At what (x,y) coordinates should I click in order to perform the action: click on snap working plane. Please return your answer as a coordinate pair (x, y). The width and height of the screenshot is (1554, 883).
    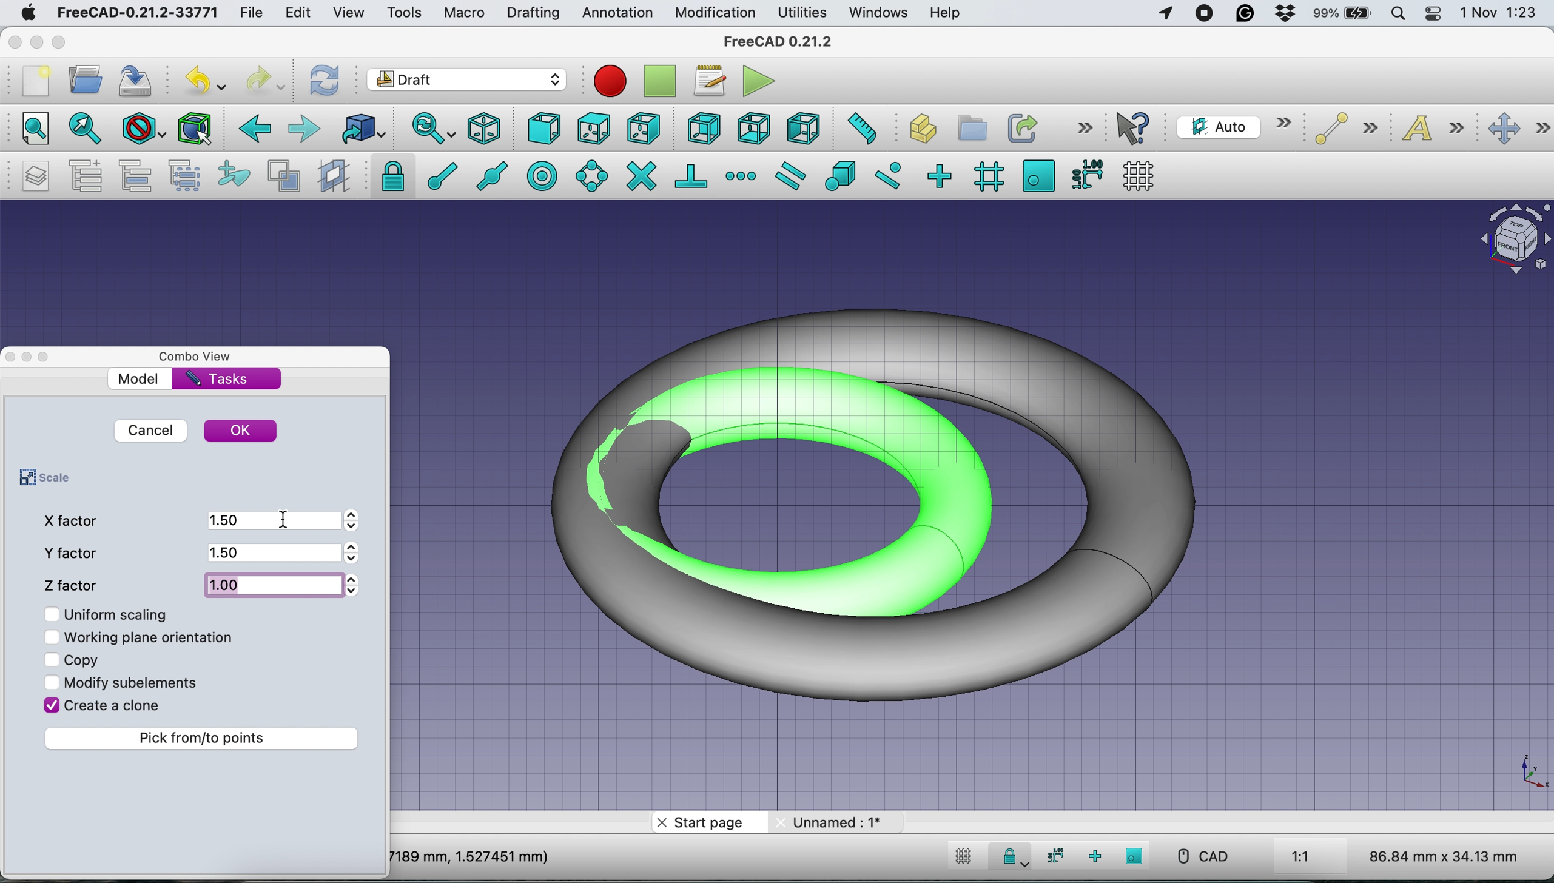
    Looking at the image, I should click on (1038, 175).